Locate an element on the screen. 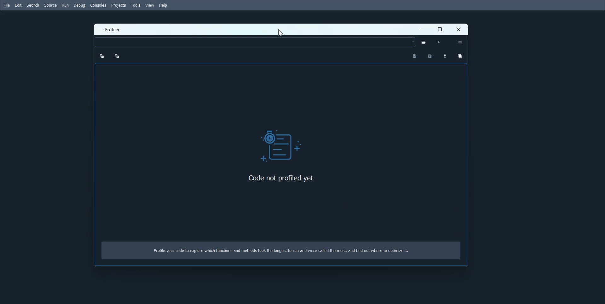 The width and height of the screenshot is (605, 304). File is located at coordinates (6, 5).